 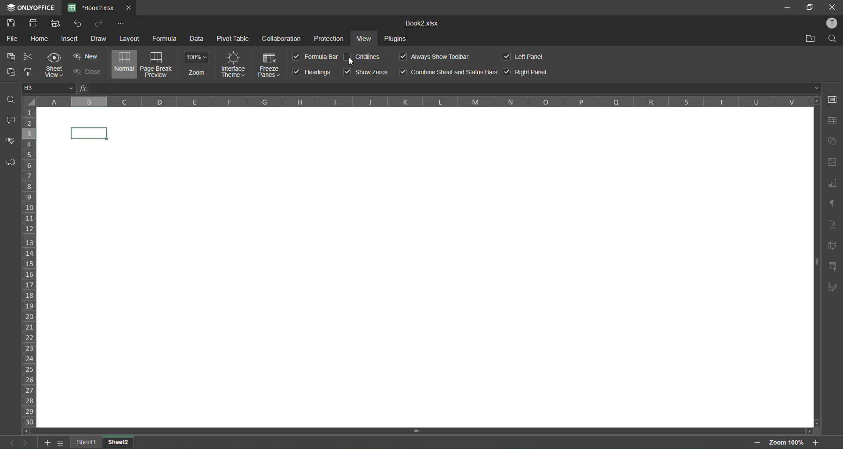 I want to click on freeze panes, so click(x=271, y=64).